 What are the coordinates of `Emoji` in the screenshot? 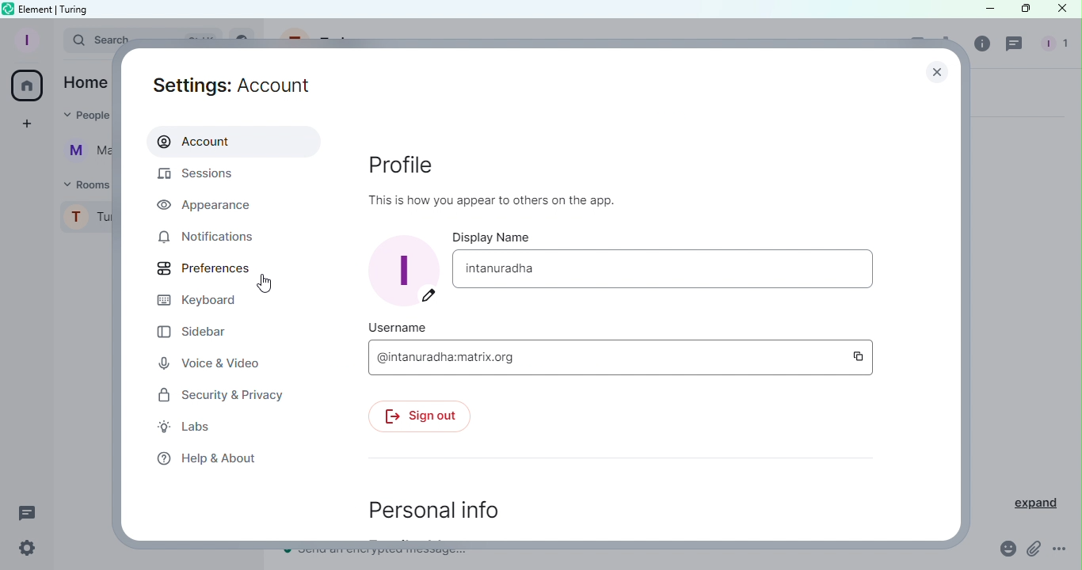 It's located at (1002, 549).